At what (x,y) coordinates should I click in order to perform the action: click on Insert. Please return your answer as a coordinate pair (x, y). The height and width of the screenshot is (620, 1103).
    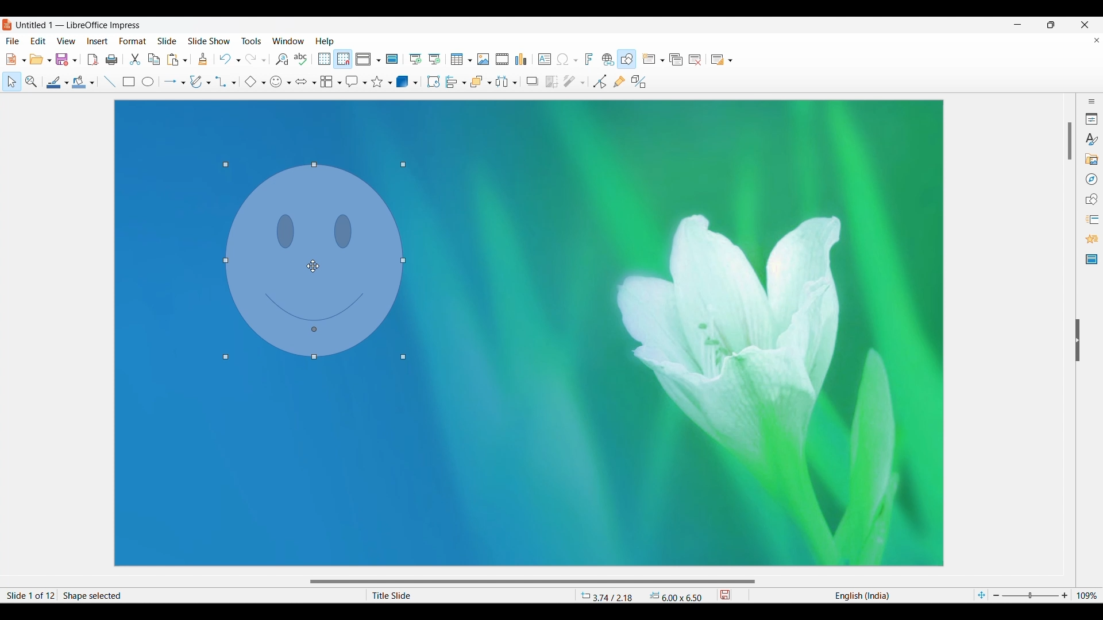
    Looking at the image, I should click on (98, 41).